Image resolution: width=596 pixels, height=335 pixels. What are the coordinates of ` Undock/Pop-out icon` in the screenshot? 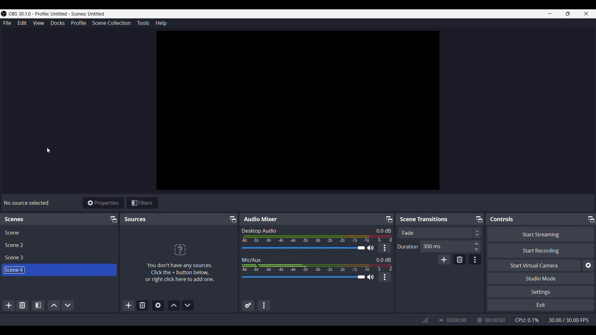 It's located at (478, 219).